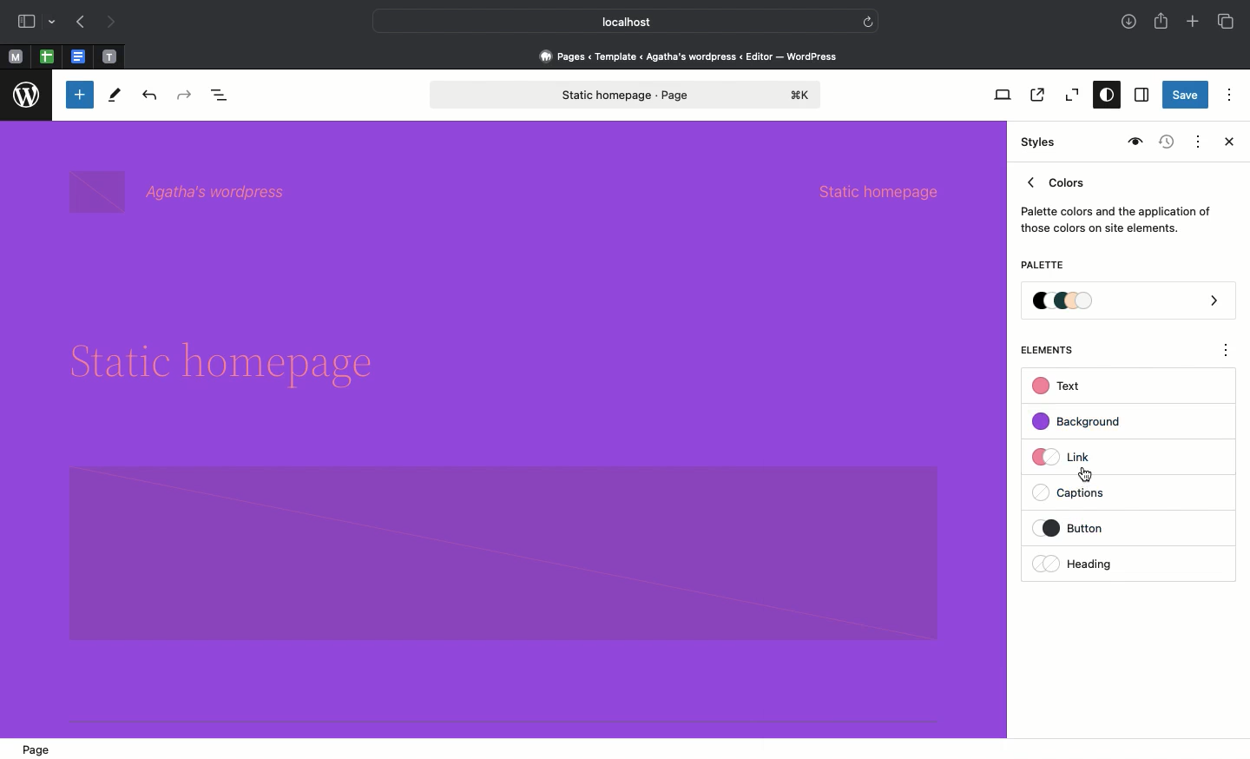 This screenshot has width=1250, height=759. What do you see at coordinates (1087, 475) in the screenshot?
I see `cursor` at bounding box center [1087, 475].